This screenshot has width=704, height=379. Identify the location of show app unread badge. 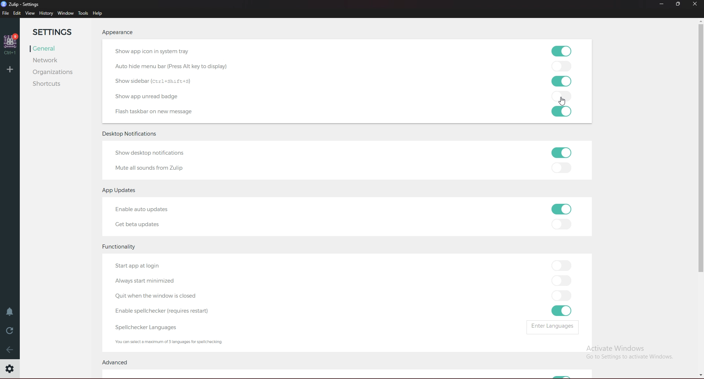
(148, 97).